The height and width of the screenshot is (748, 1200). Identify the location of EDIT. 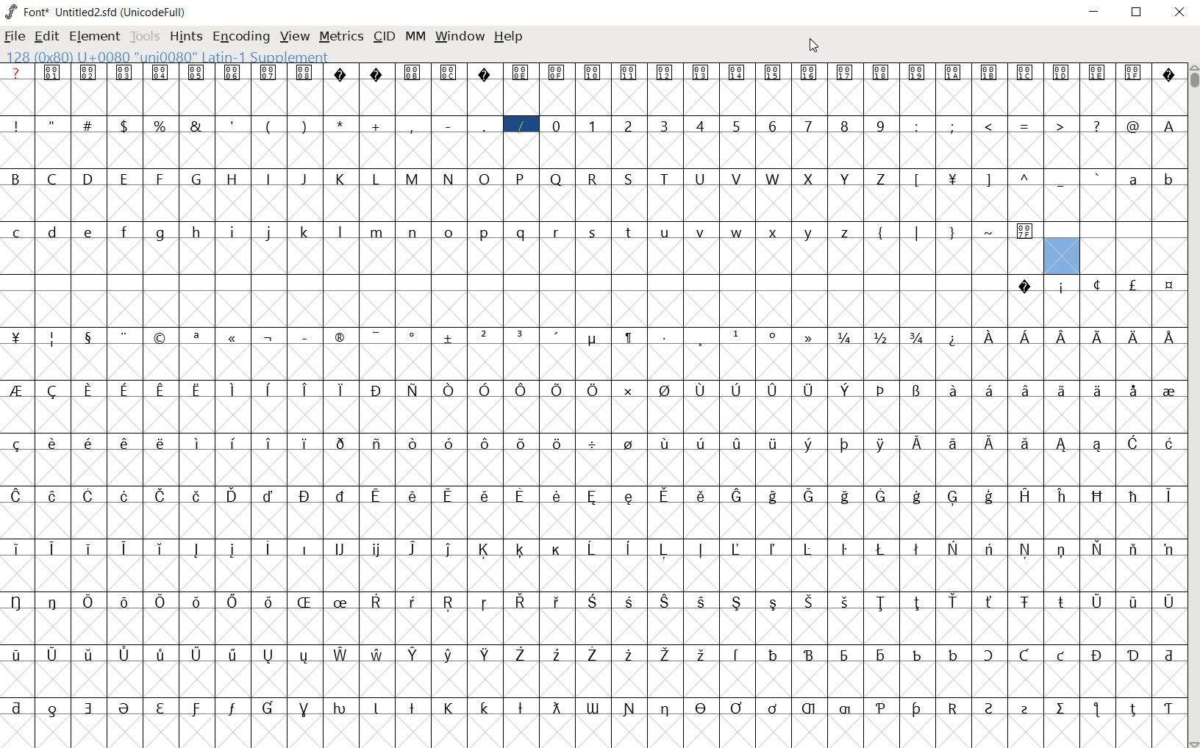
(49, 35).